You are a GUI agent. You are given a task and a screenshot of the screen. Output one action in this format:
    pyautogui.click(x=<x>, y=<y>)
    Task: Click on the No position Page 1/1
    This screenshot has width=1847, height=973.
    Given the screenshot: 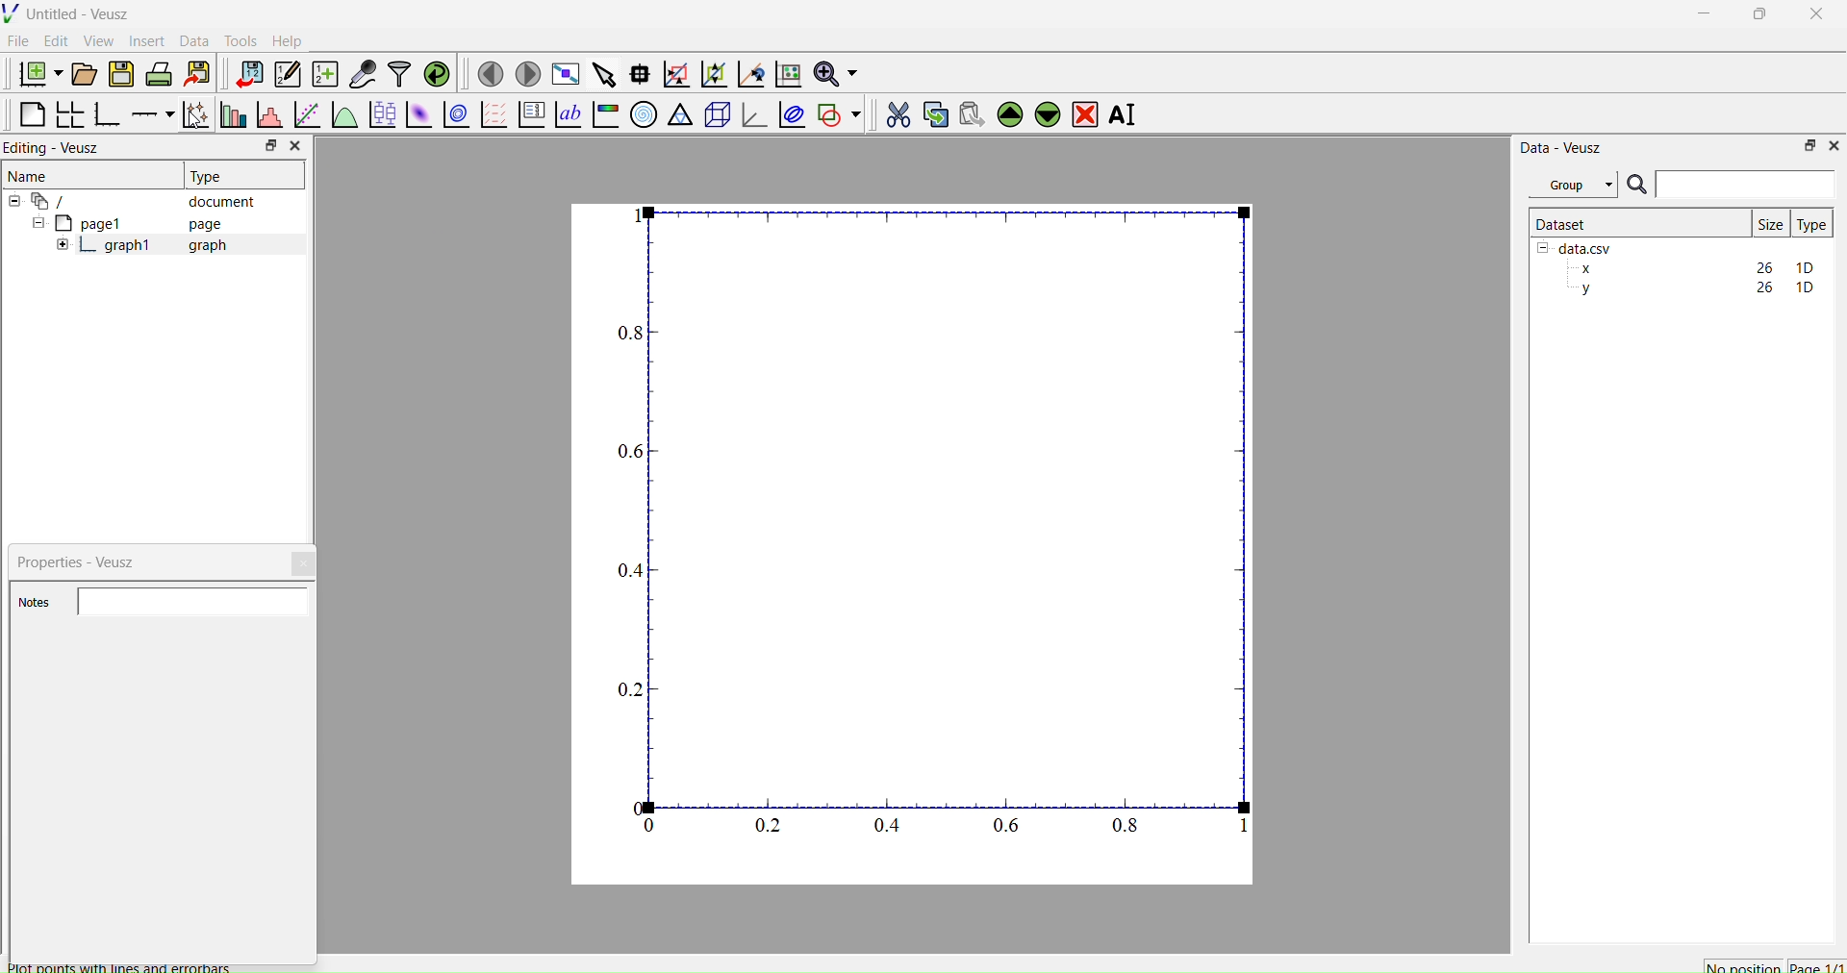 What is the action you would take?
    pyautogui.click(x=1773, y=966)
    